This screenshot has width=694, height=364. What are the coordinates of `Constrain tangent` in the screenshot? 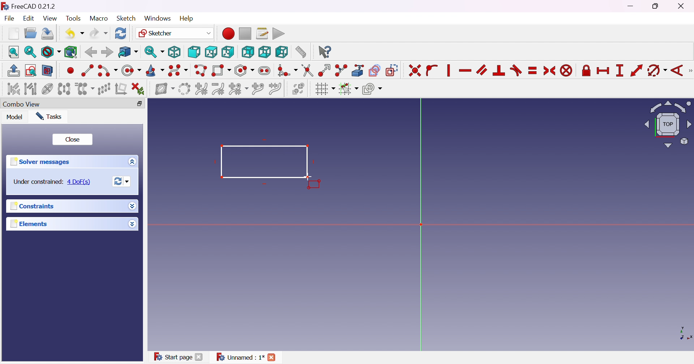 It's located at (516, 71).